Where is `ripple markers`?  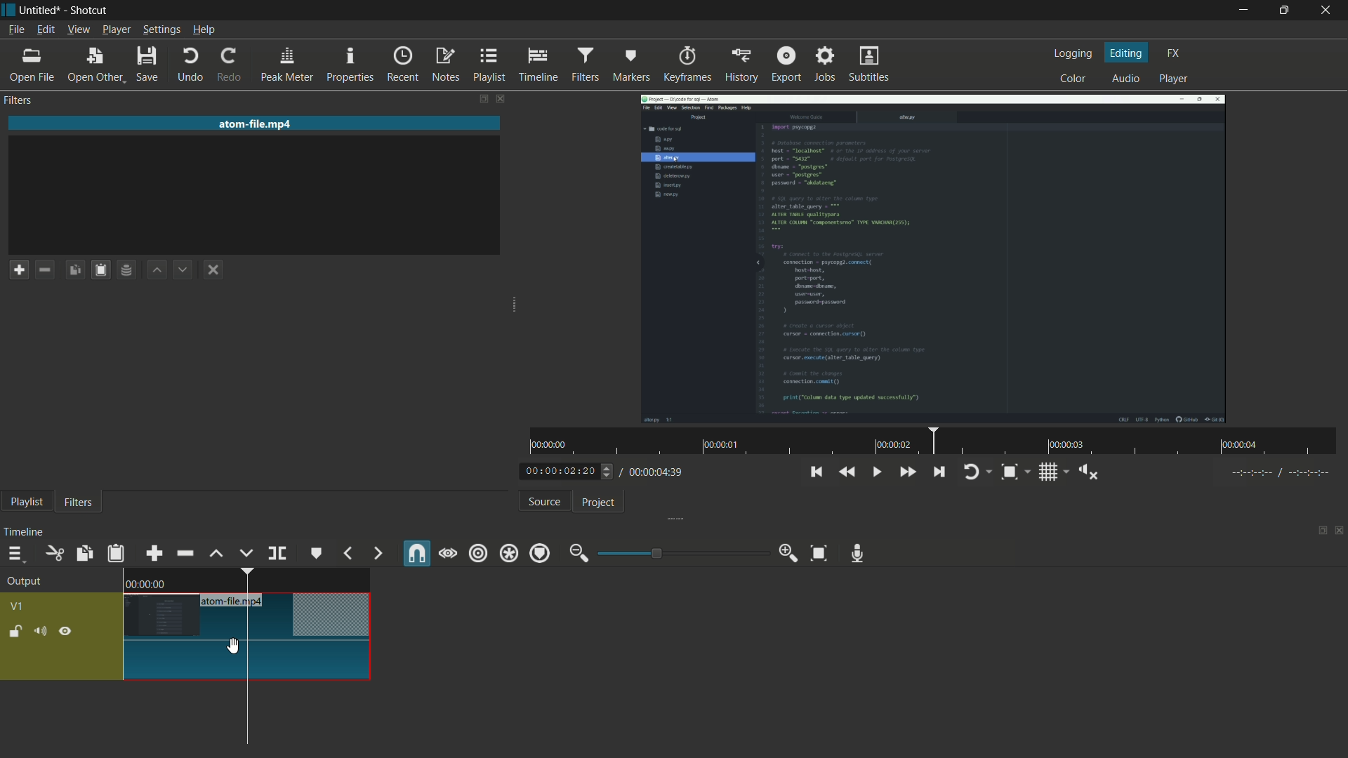 ripple markers is located at coordinates (541, 553).